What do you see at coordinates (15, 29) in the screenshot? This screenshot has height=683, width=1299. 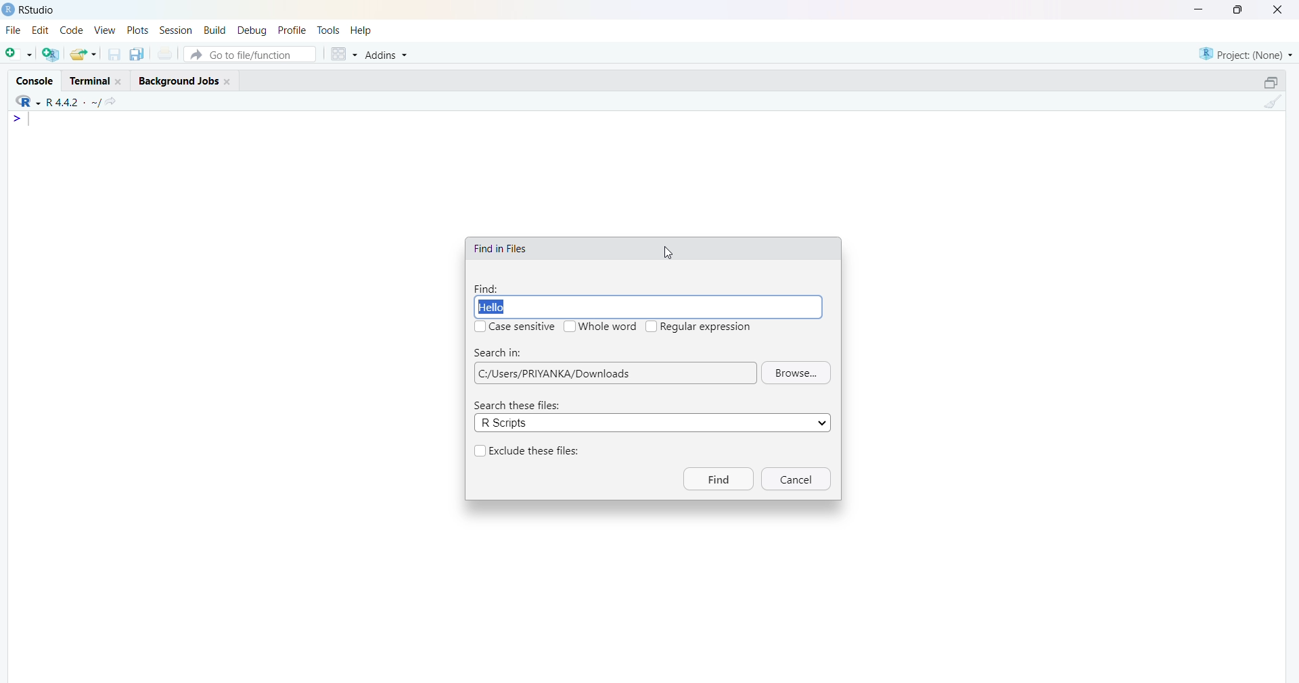 I see `file` at bounding box center [15, 29].